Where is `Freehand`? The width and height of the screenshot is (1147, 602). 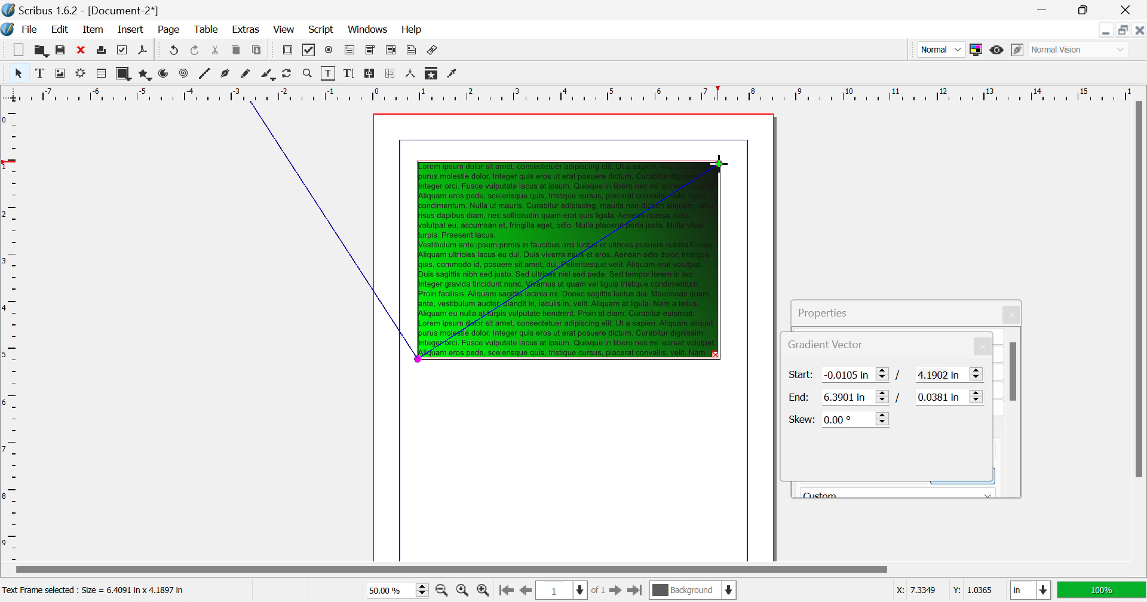
Freehand is located at coordinates (247, 75).